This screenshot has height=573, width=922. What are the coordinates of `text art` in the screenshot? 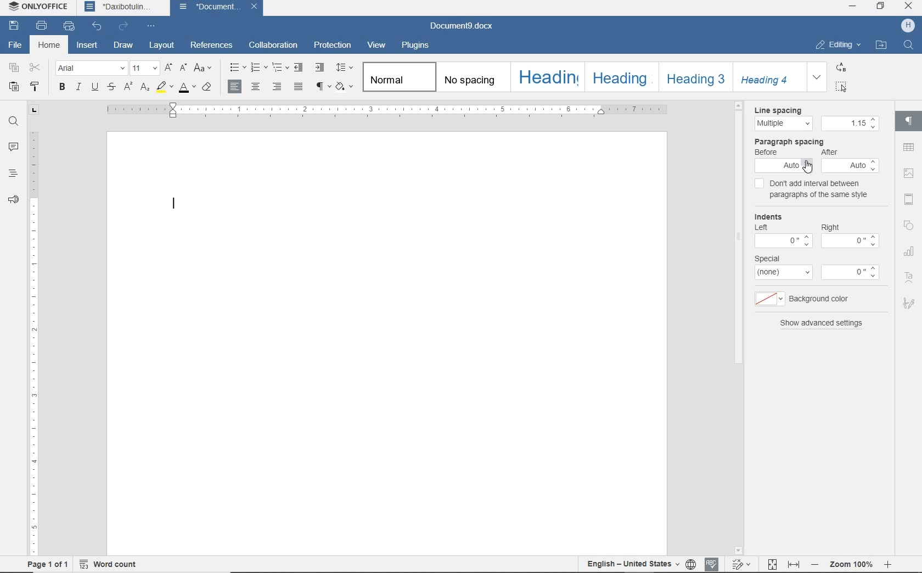 It's located at (909, 278).